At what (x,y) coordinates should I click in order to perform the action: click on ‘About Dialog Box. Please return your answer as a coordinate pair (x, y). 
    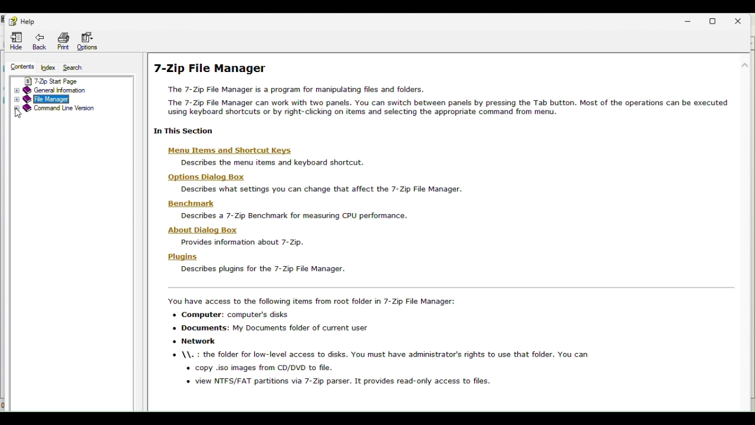
    Looking at the image, I should click on (202, 230).